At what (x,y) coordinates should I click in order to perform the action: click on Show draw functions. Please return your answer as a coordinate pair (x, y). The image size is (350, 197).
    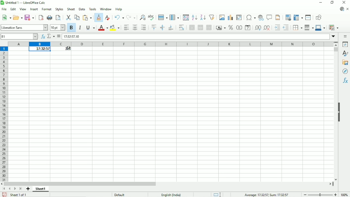
    Looking at the image, I should click on (319, 17).